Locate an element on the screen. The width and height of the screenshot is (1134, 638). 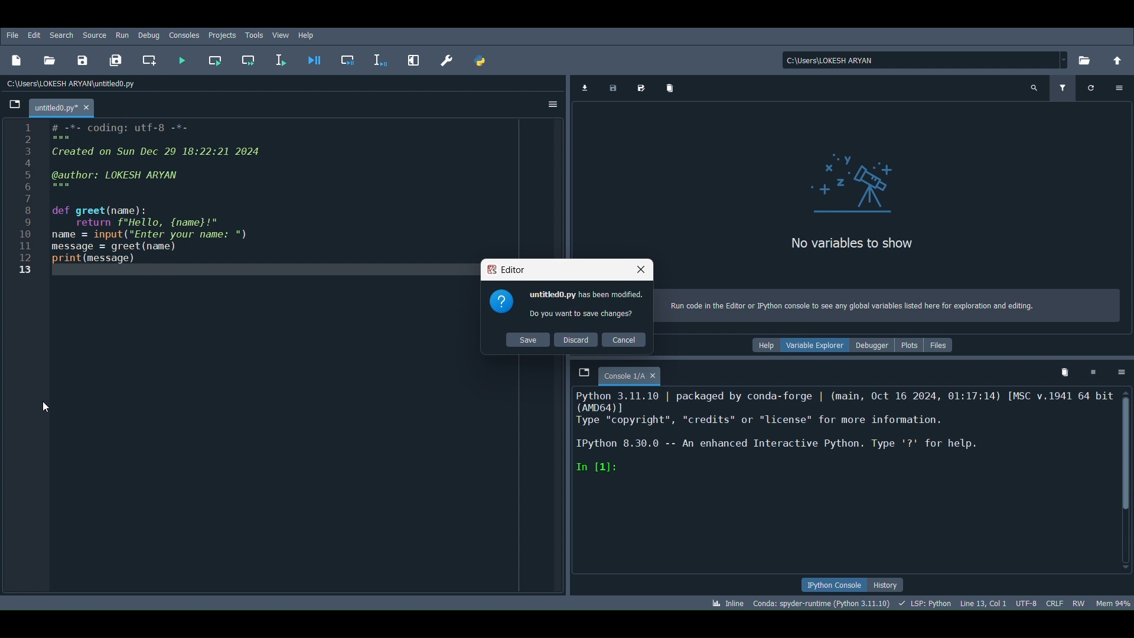
Debugger is located at coordinates (874, 346).